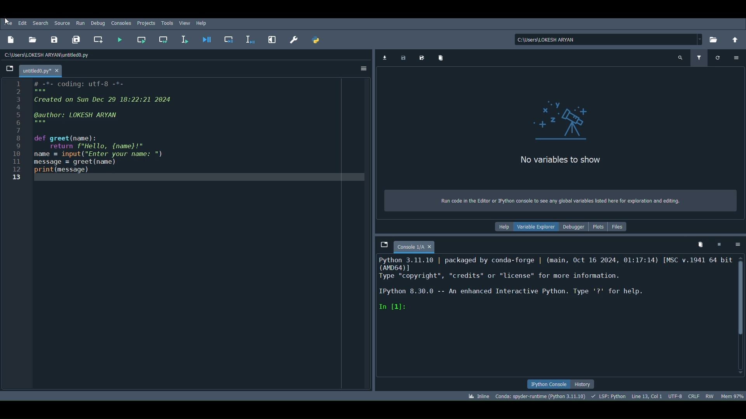 Image resolution: width=746 pixels, height=419 pixels. I want to click on Save data as, so click(422, 58).